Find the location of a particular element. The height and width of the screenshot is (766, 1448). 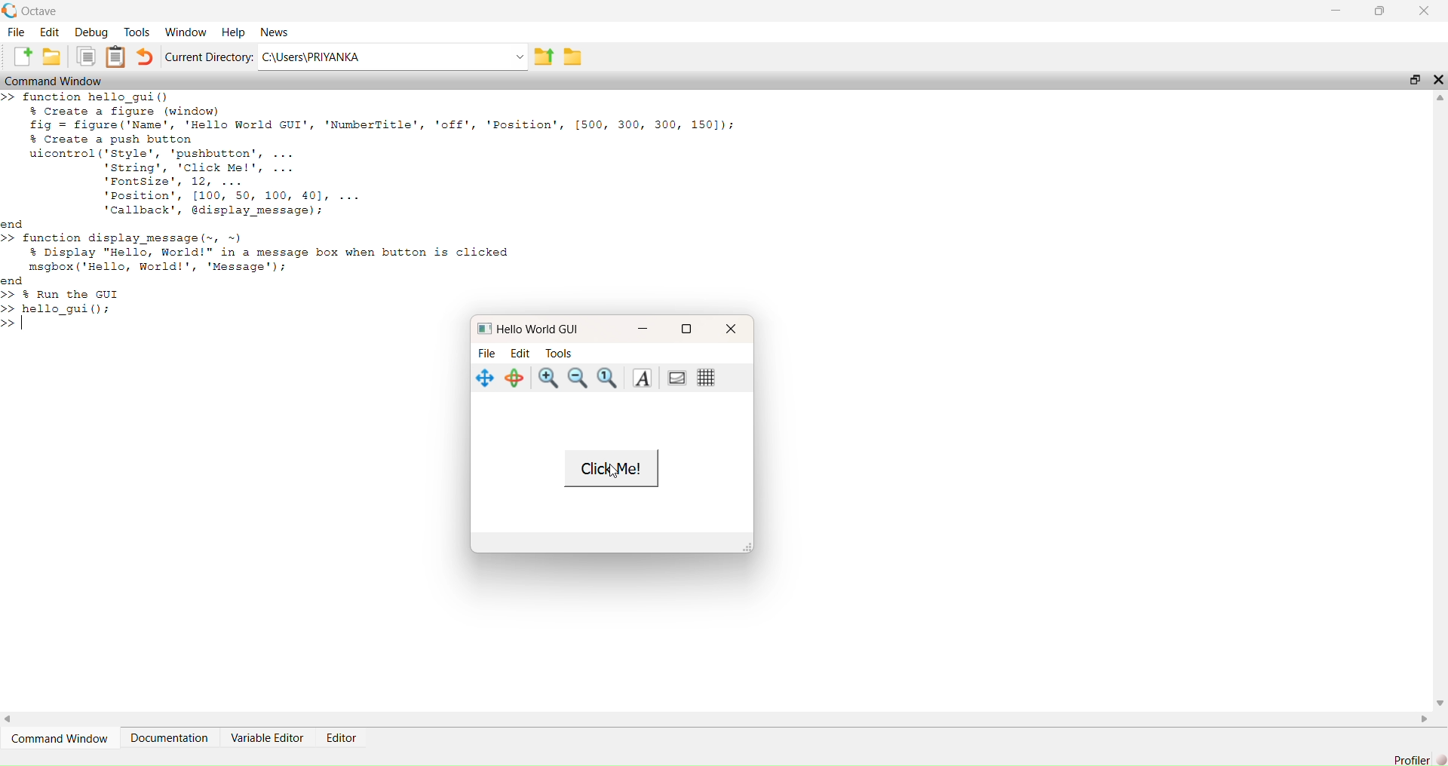

EE  —
> function hello_gui()
$ Create a figure (window)
fig = figure ('Name', 'Hello World GUI', 'NumberTitle', 'off', 'Position', [500, 300, 300, 1501);
$ Create a push button
uicontrol('style', 'pushbutton', ...
string’, 'Click Me!', ...
'Fontsize', 12, ...
'Position’, [100, 50, 100, 401, ...
callback’, display message);
nd
> function display message (~, ~)
$ Display "Hello, World!" in a message box when button is clicked
msgbox ('Hello, World!', 'Message');
nd
> % Run the GUI
> hello guil(): is located at coordinates (367, 204).